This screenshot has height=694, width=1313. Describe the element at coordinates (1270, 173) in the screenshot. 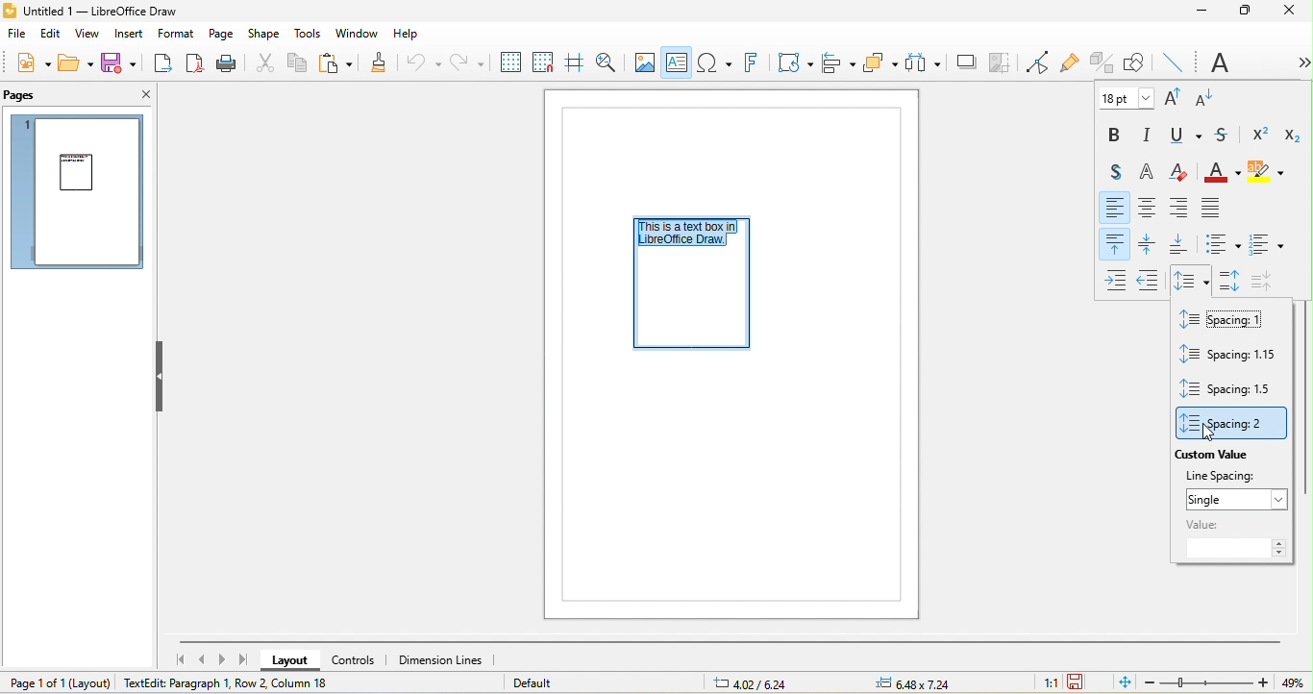

I see `character highlighting color` at that location.